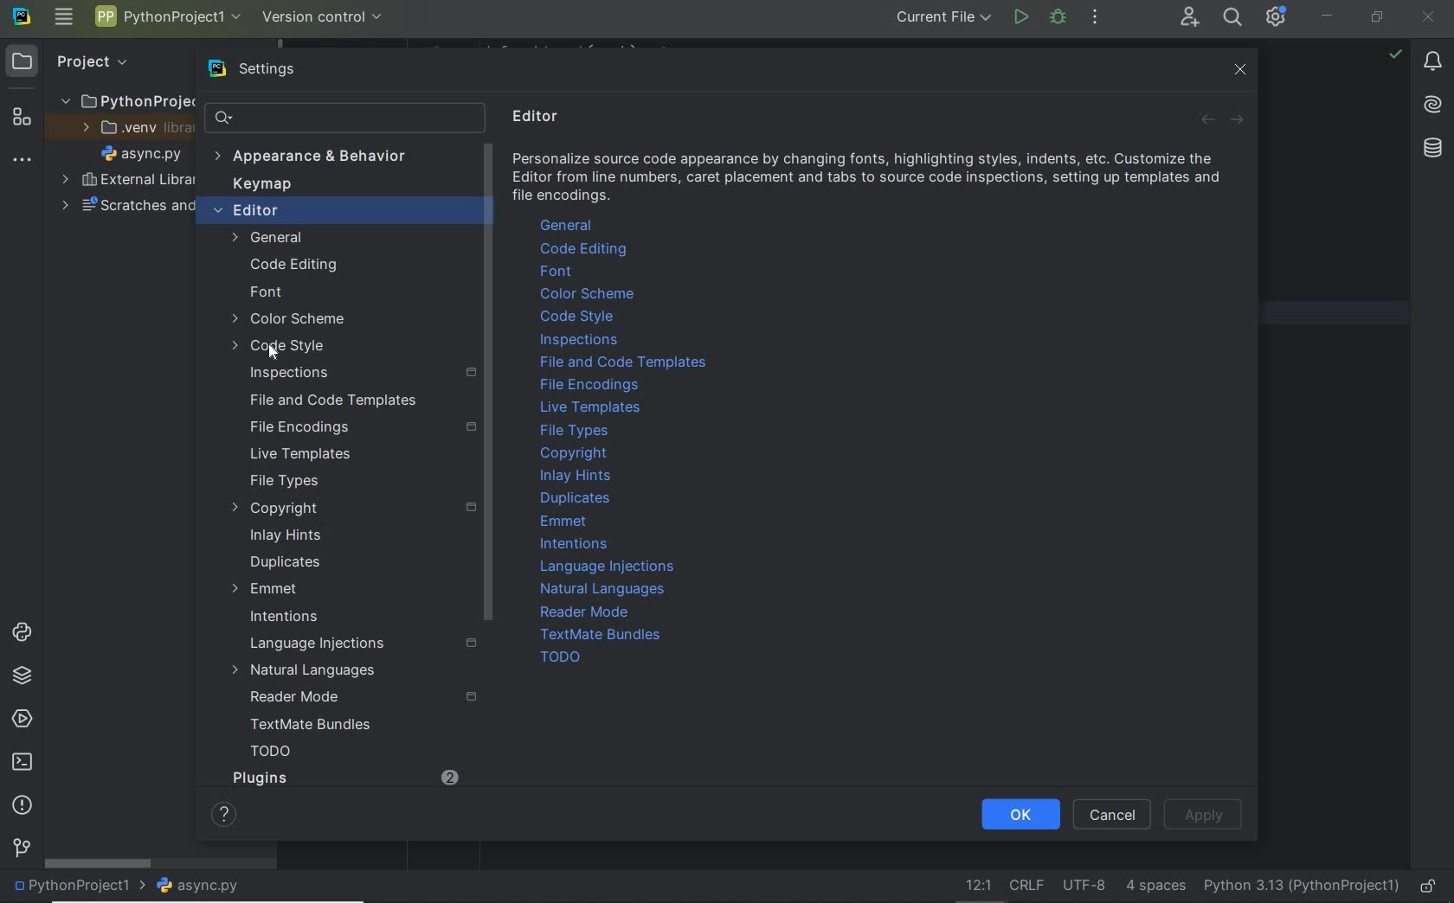 This screenshot has height=903, width=1454. Describe the element at coordinates (351, 509) in the screenshot. I see `copyright` at that location.